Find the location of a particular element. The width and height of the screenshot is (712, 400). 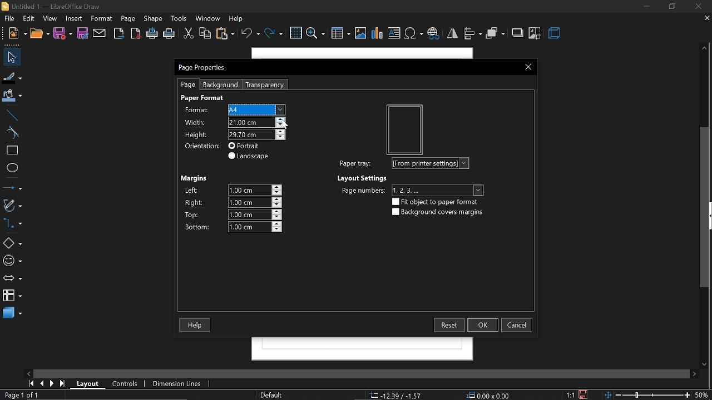

zoom is located at coordinates (315, 33).